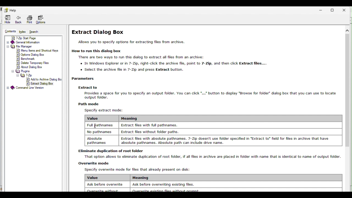  Describe the element at coordinates (38, 51) in the screenshot. I see `menu` at that location.